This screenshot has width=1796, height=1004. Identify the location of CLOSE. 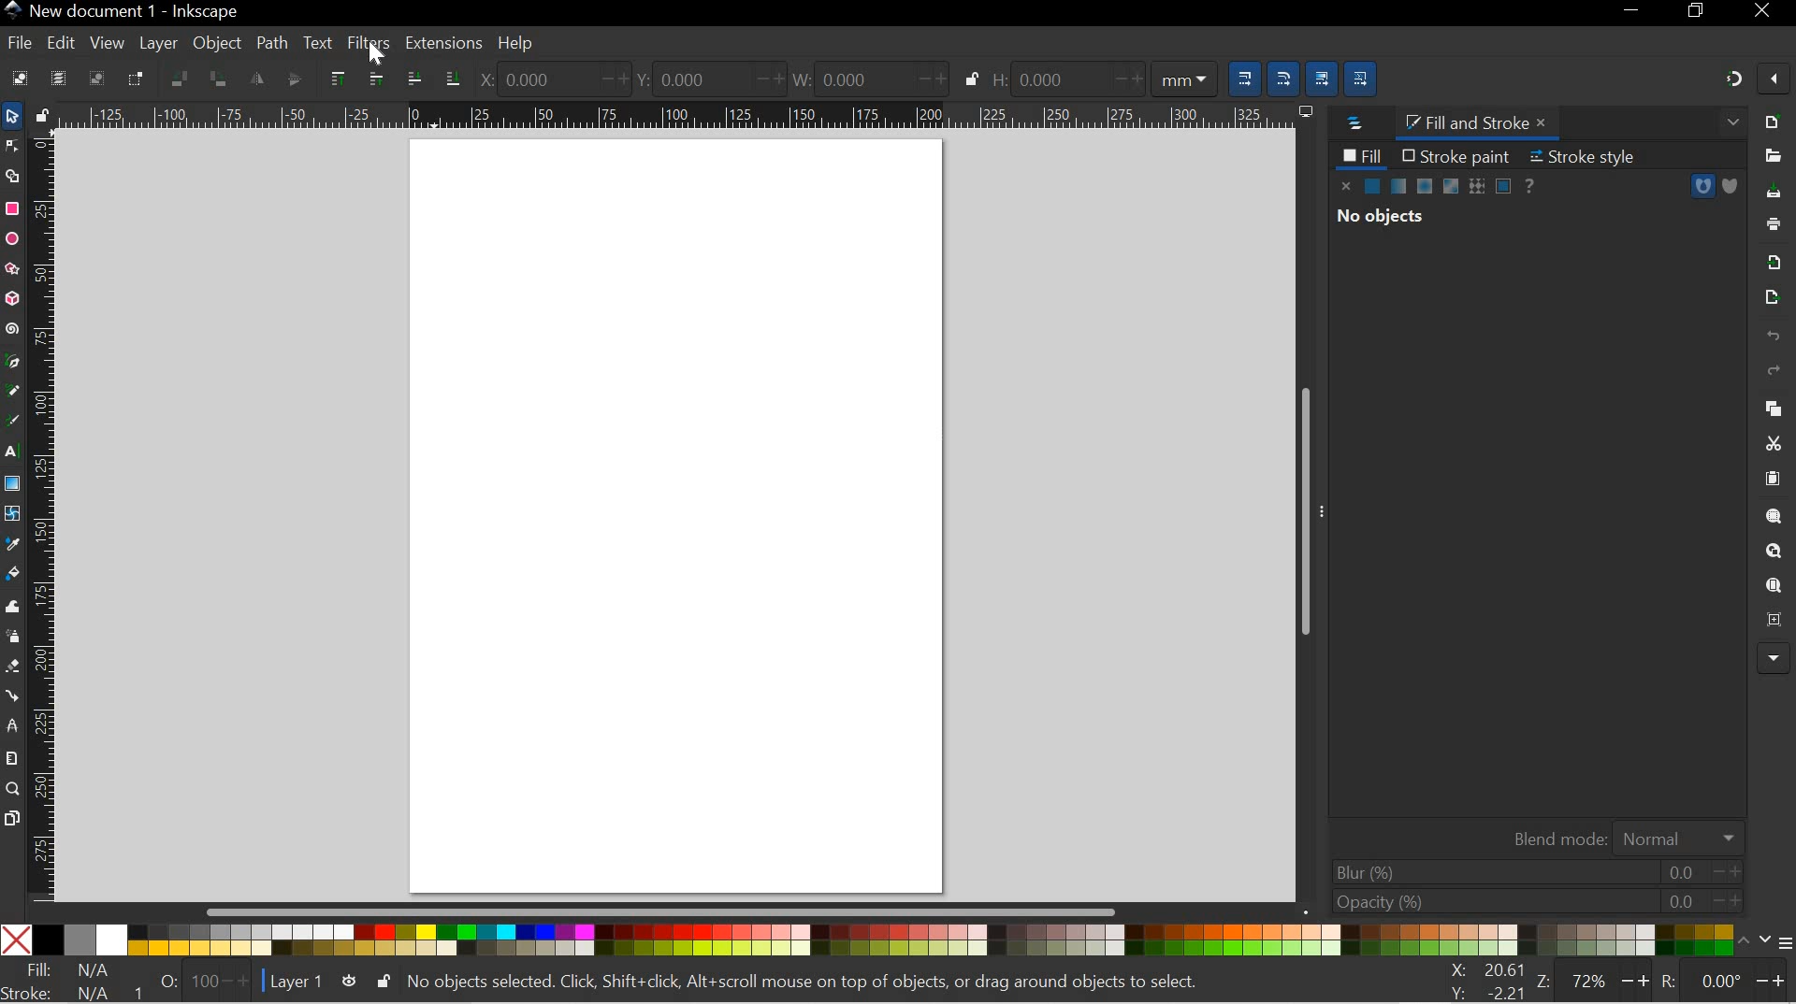
(1767, 11).